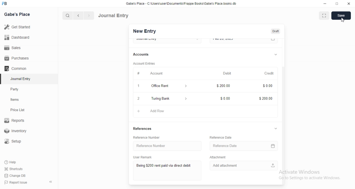  Describe the element at coordinates (14, 68) in the screenshot. I see `Comman` at that location.